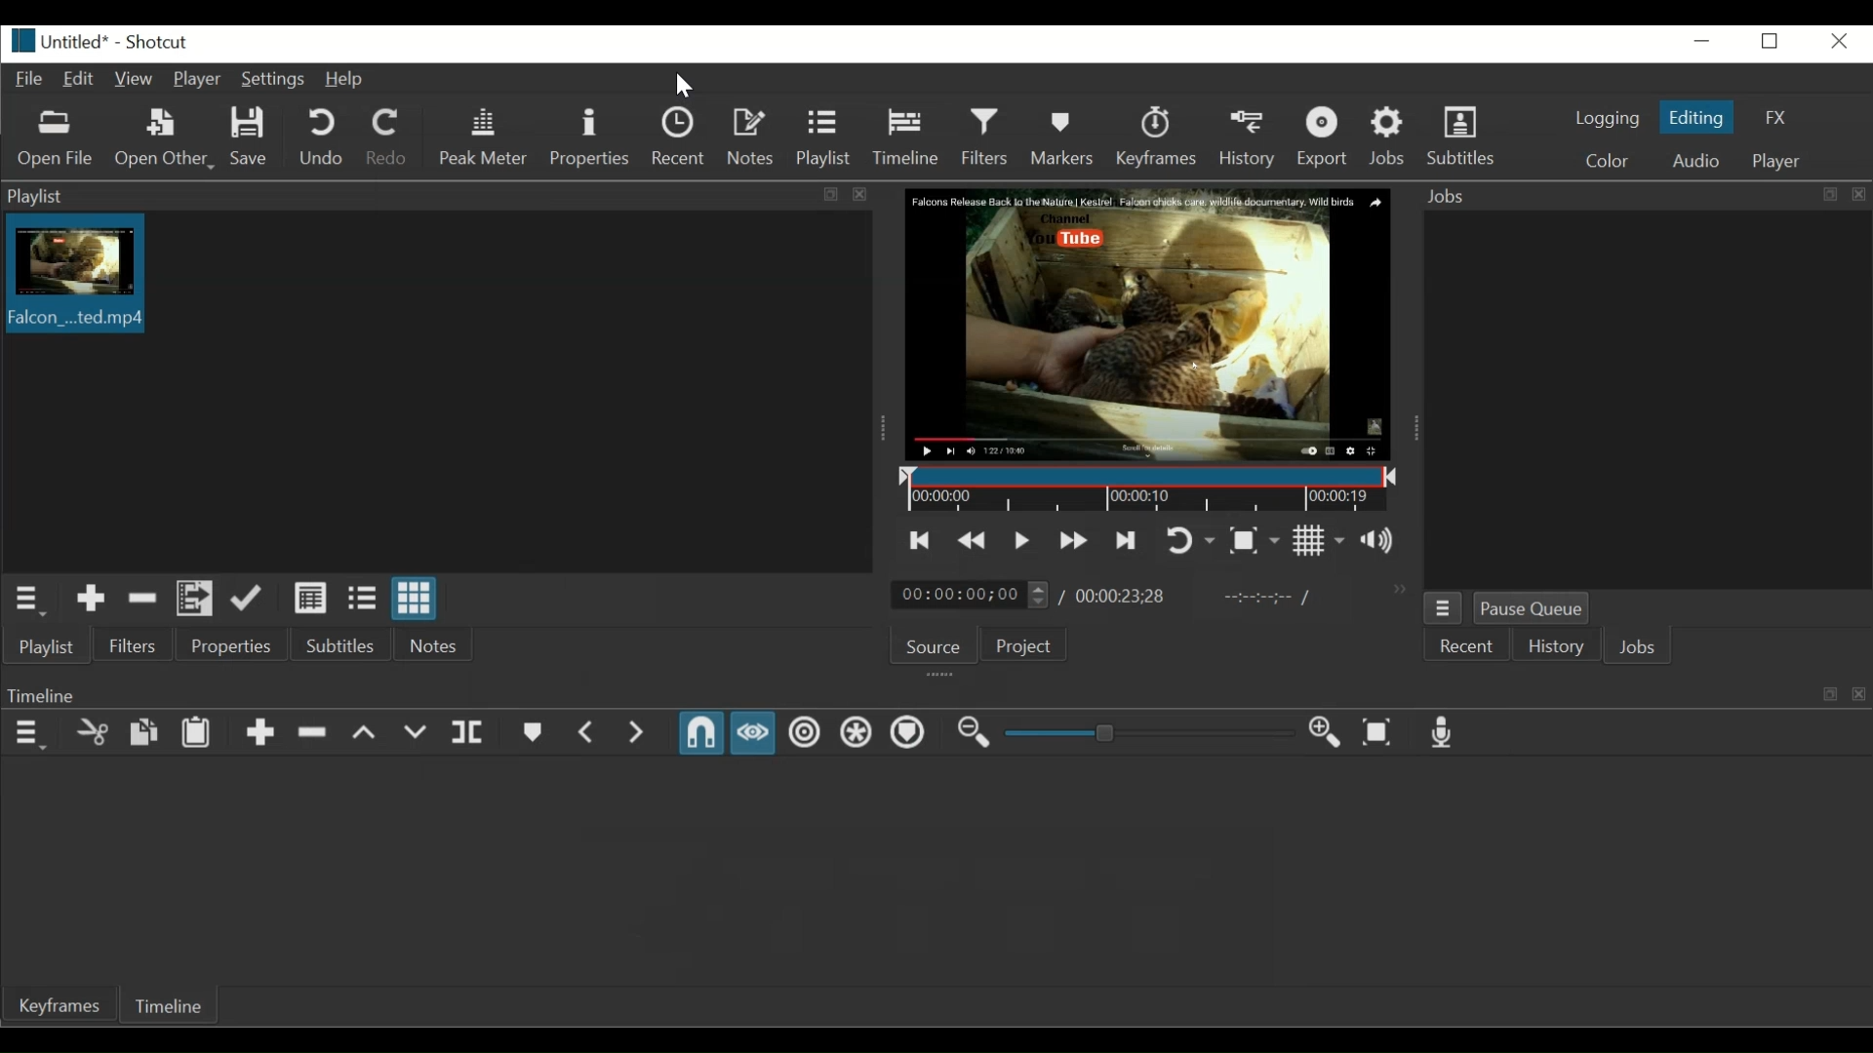  I want to click on Paste, so click(196, 732).